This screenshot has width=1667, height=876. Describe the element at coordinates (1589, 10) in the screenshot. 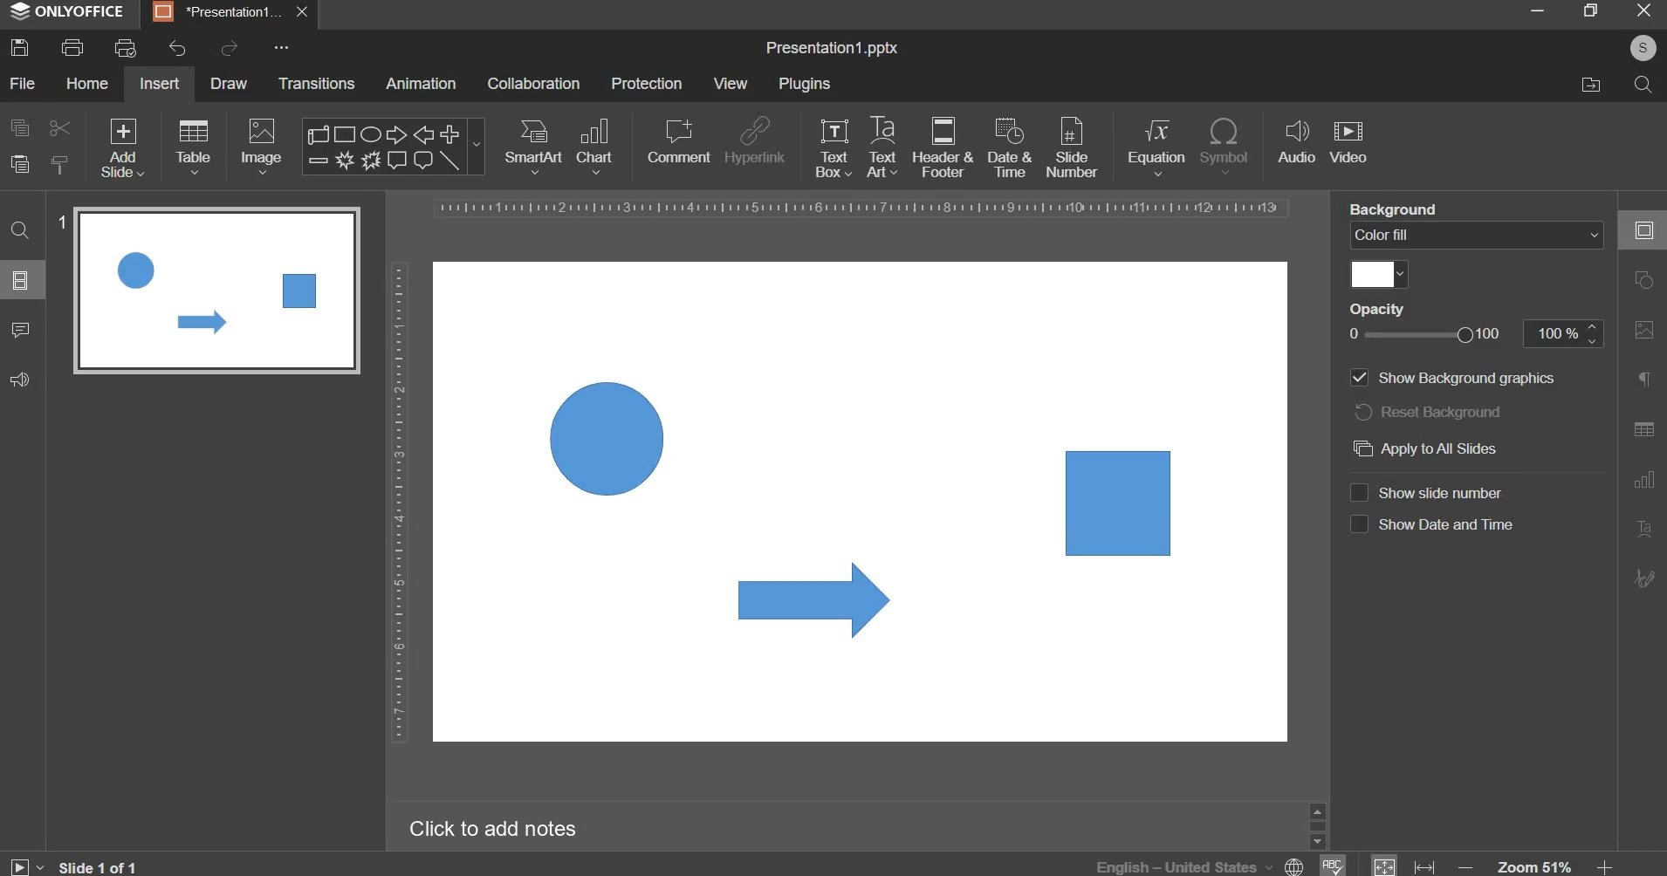

I see `maximize` at that location.